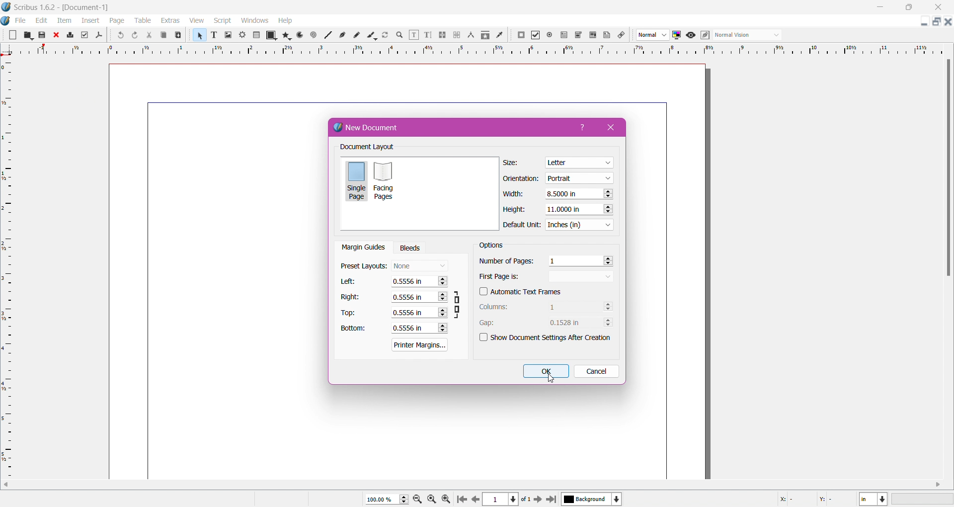  What do you see at coordinates (86, 35) in the screenshot?
I see `` at bounding box center [86, 35].